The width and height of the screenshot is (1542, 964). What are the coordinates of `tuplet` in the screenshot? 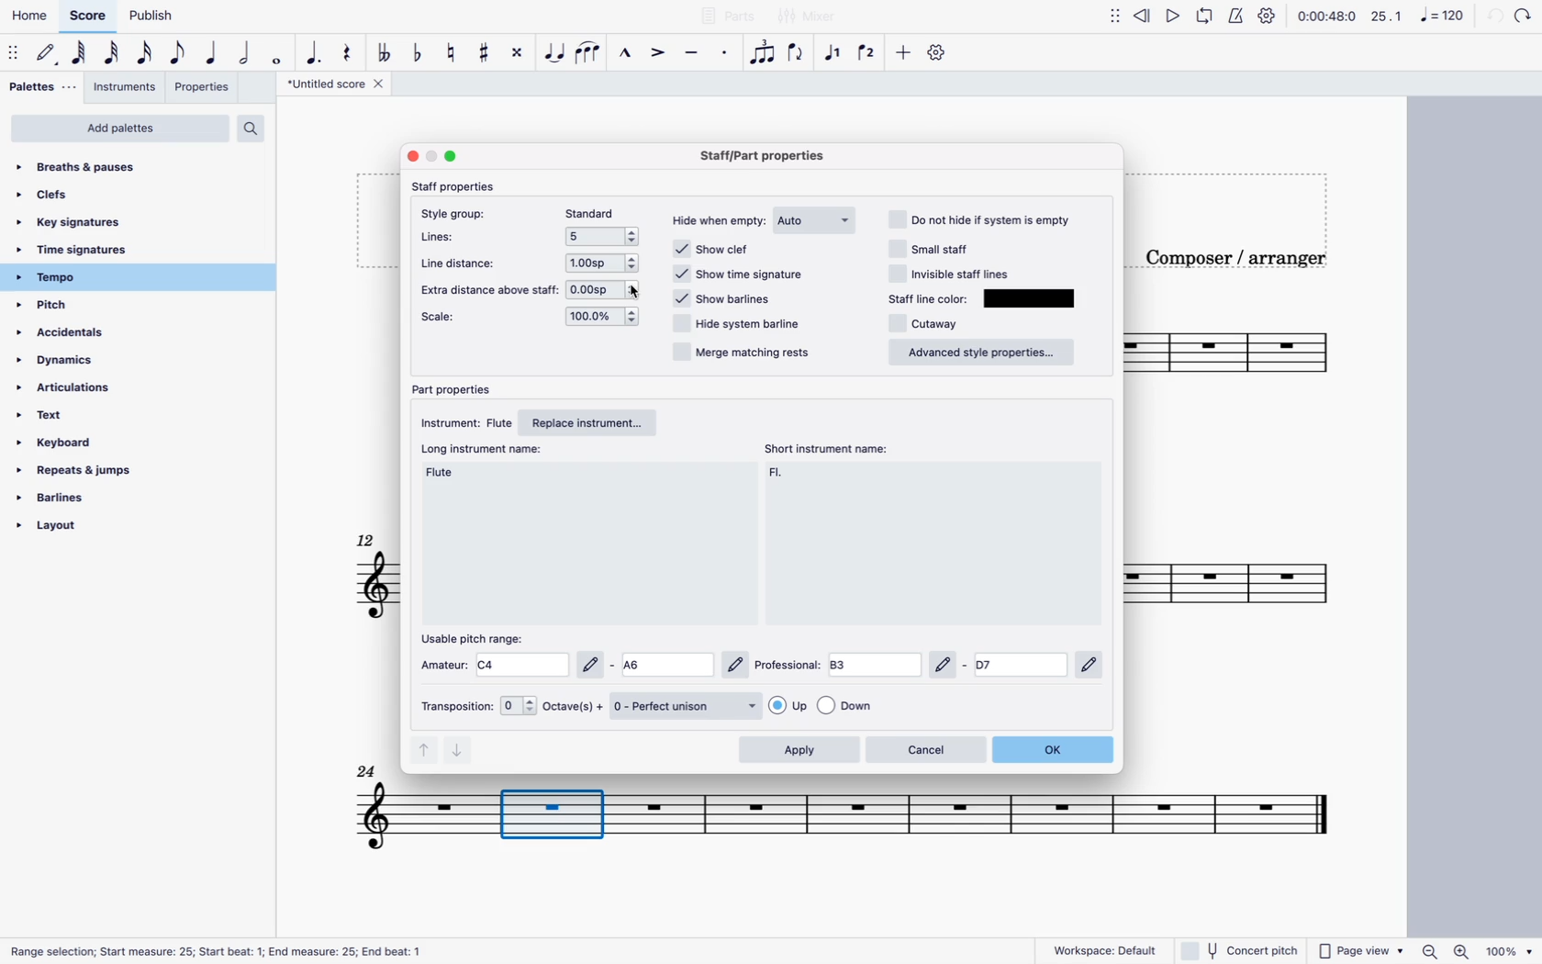 It's located at (762, 53).